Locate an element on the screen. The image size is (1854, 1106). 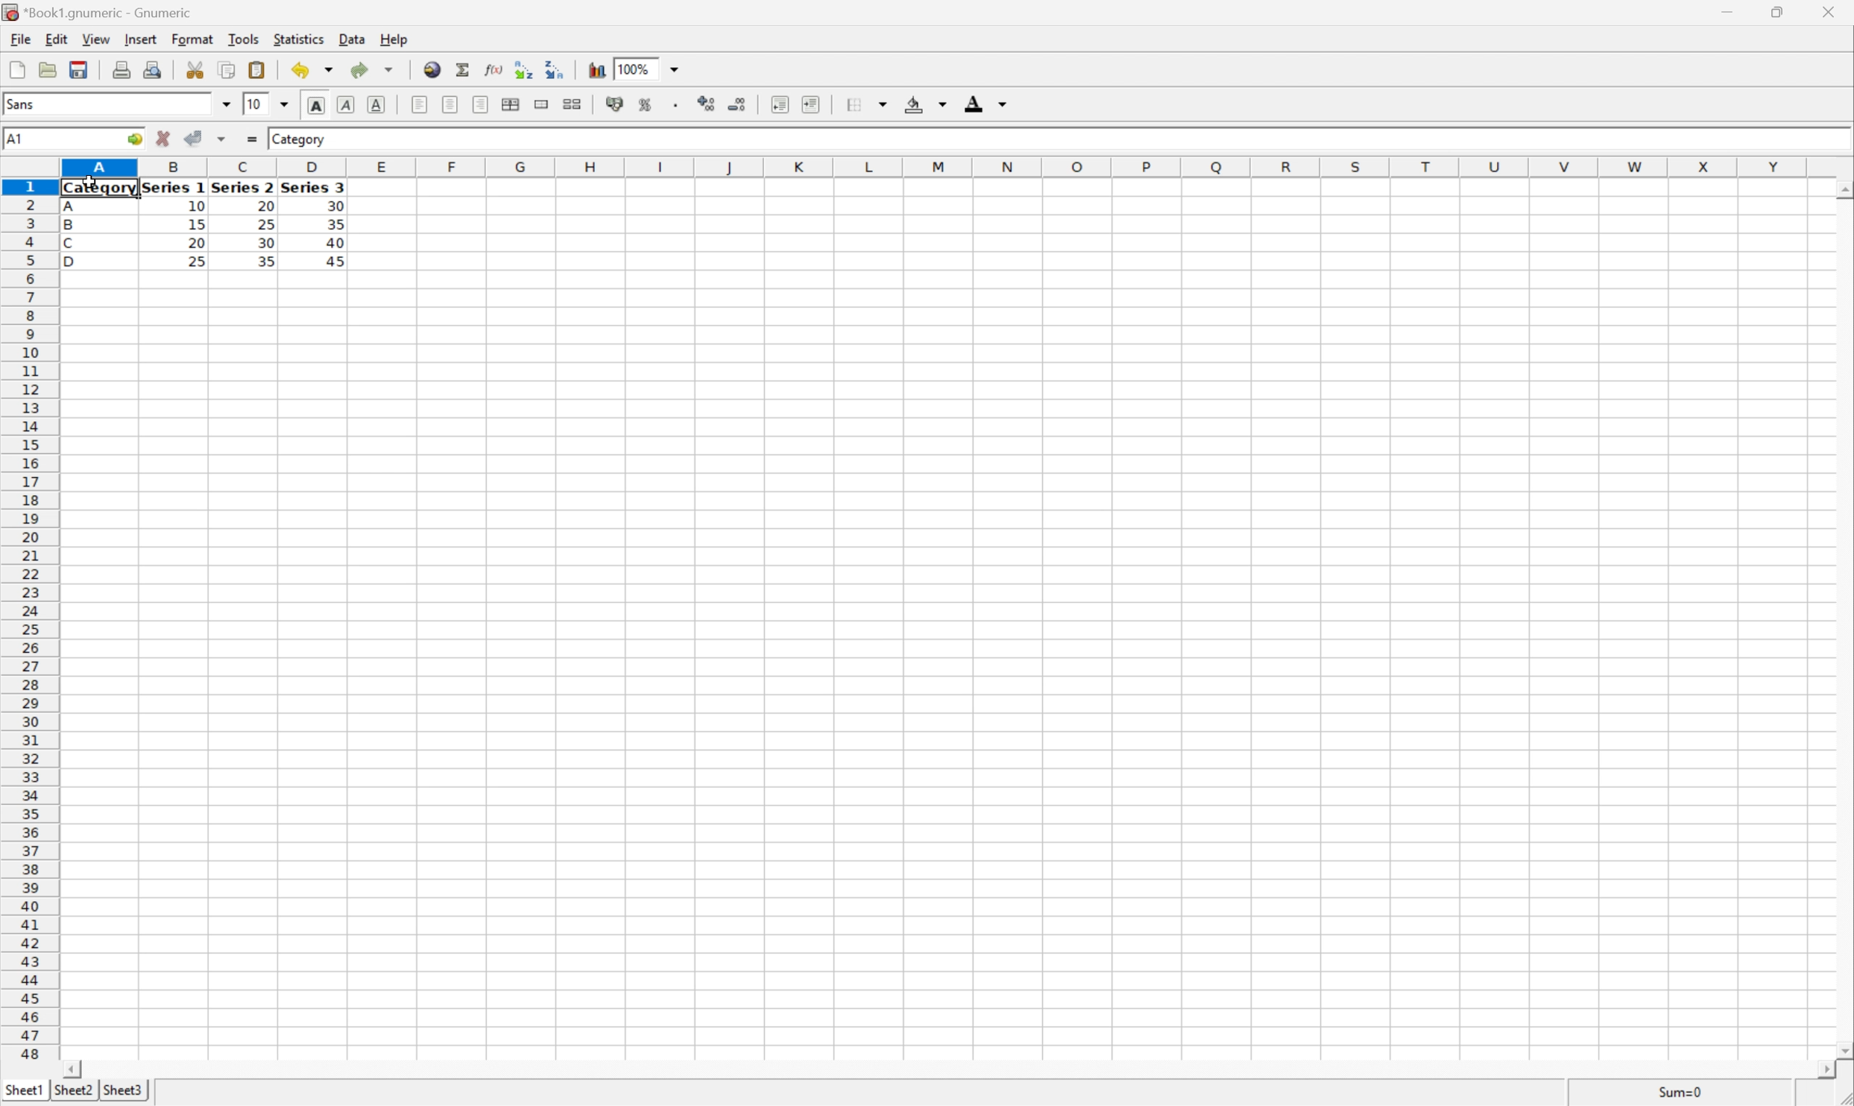
100% is located at coordinates (635, 69).